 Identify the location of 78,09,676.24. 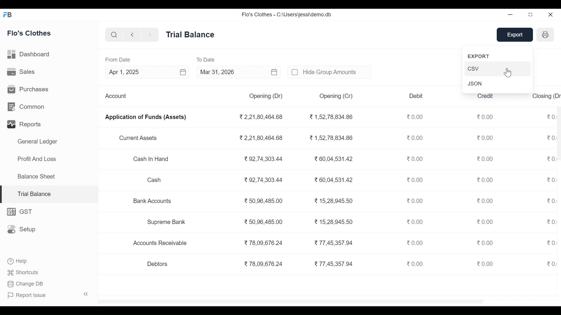
(263, 242).